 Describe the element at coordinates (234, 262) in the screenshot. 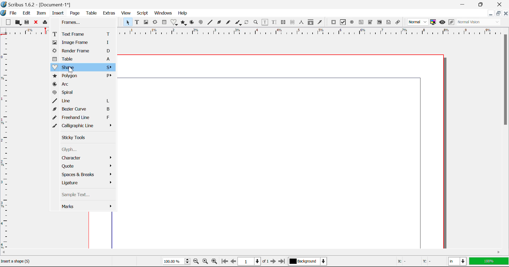

I see `Previous` at that location.